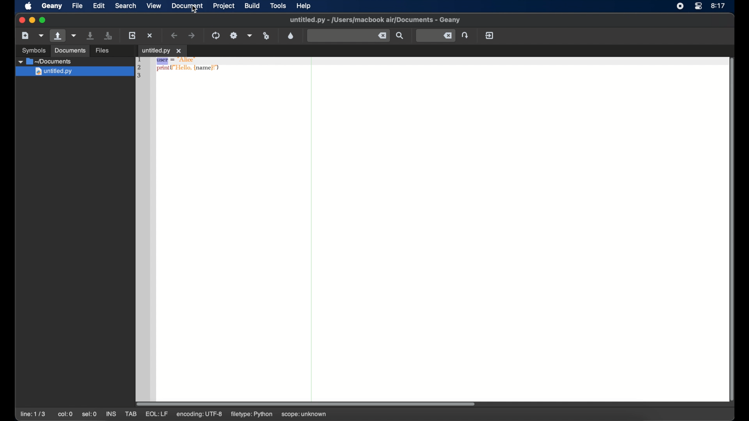 The image size is (749, 421). I want to click on navigate back a location, so click(174, 35).